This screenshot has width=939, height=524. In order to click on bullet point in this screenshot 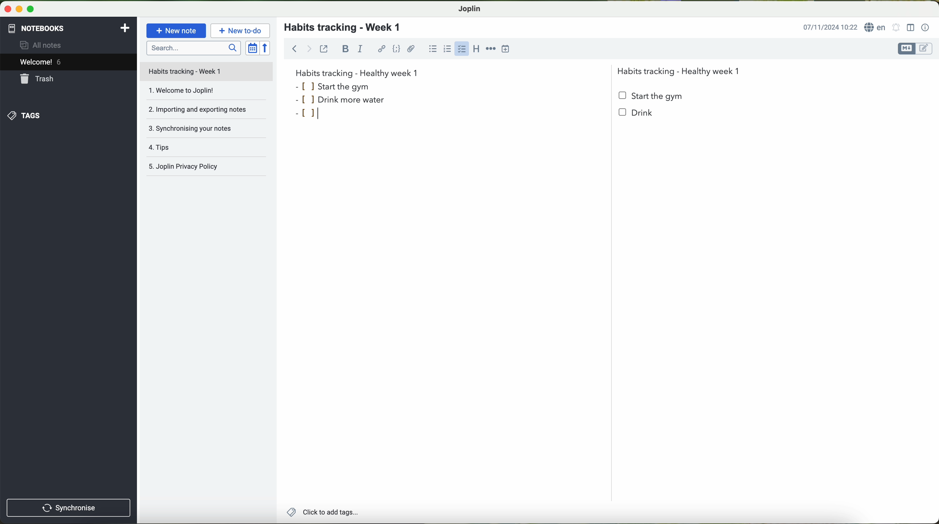, I will do `click(311, 114)`.